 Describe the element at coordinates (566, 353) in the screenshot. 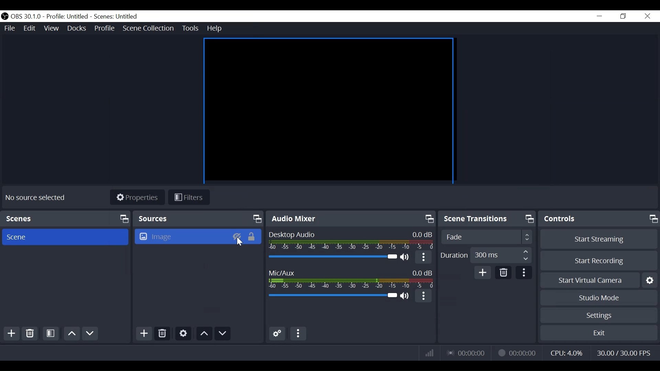

I see `CPU Usage` at that location.